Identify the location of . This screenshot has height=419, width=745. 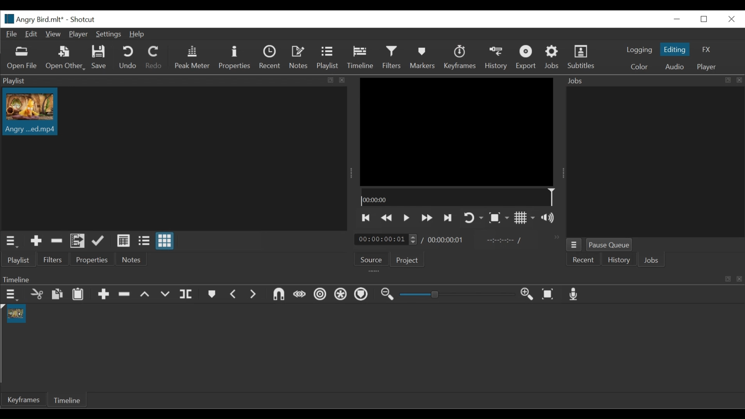
(52, 35).